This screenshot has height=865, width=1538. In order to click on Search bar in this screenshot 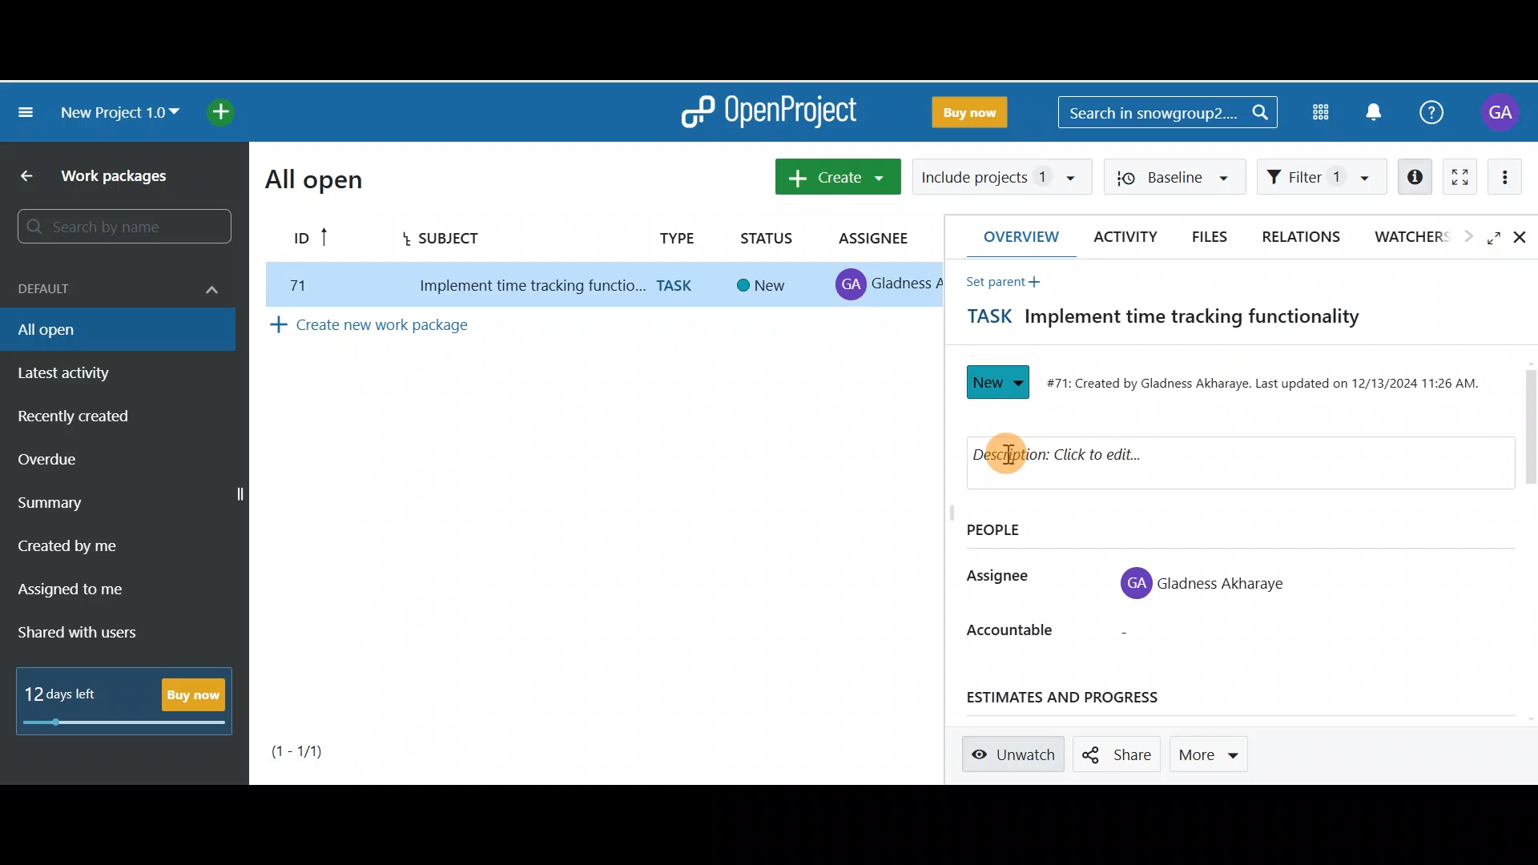, I will do `click(119, 227)`.